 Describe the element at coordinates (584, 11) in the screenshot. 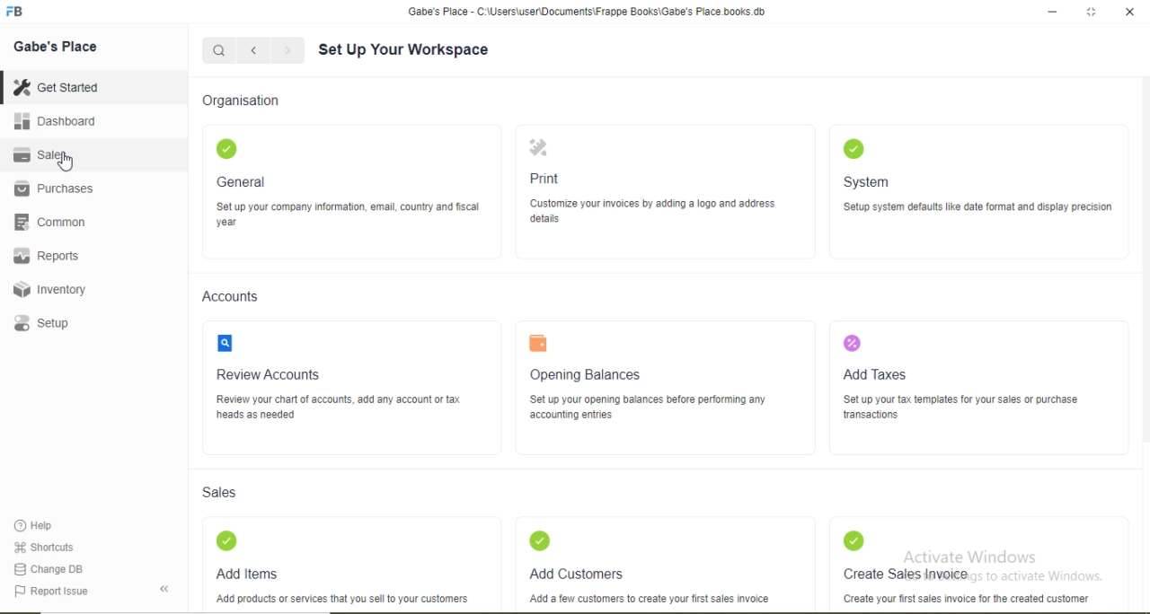

I see `Gabe's Place - C:\Users\useriDocuments Frappe Books\Gabe's Place books. db.` at that location.